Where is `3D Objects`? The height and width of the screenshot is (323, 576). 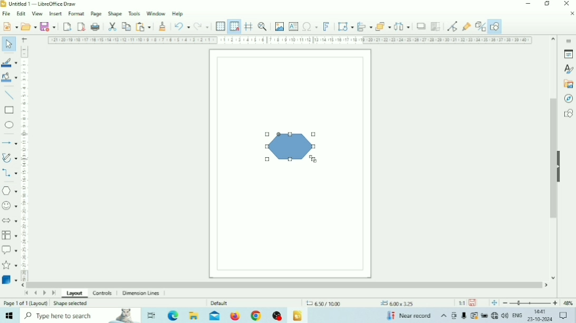 3D Objects is located at coordinates (9, 279).